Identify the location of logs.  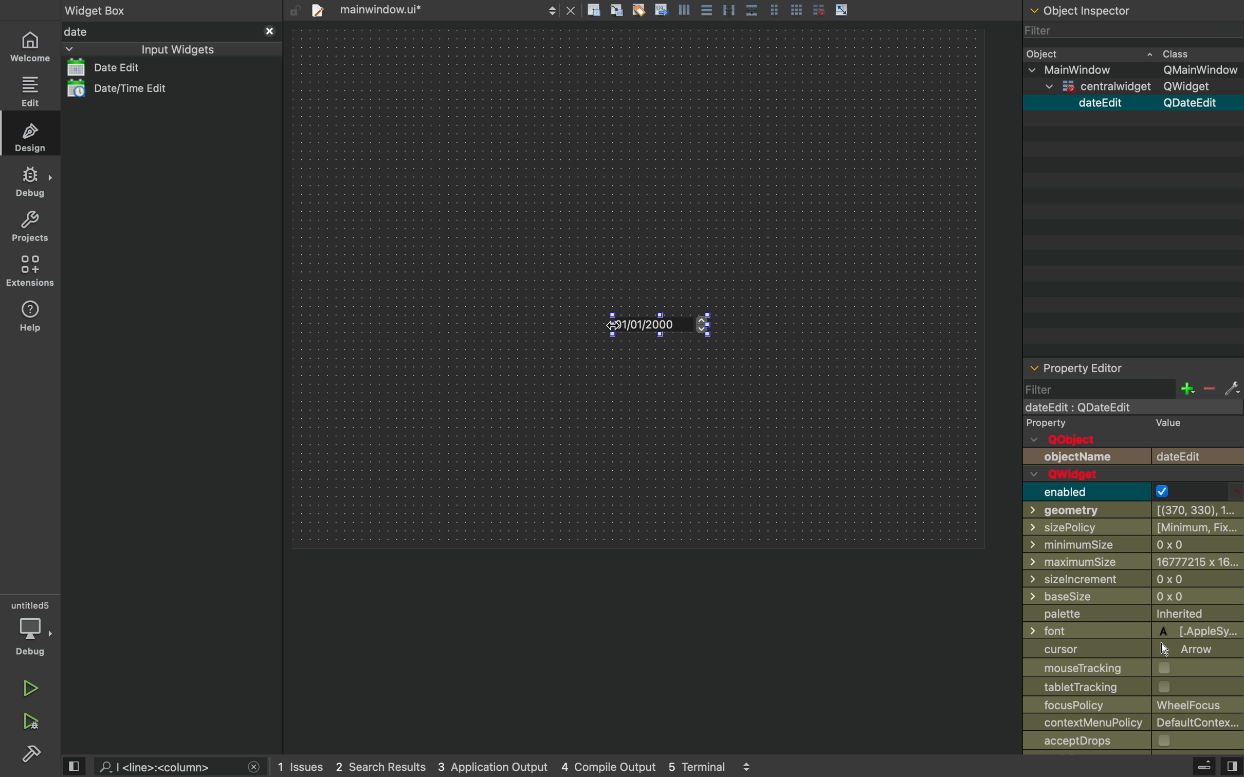
(515, 766).